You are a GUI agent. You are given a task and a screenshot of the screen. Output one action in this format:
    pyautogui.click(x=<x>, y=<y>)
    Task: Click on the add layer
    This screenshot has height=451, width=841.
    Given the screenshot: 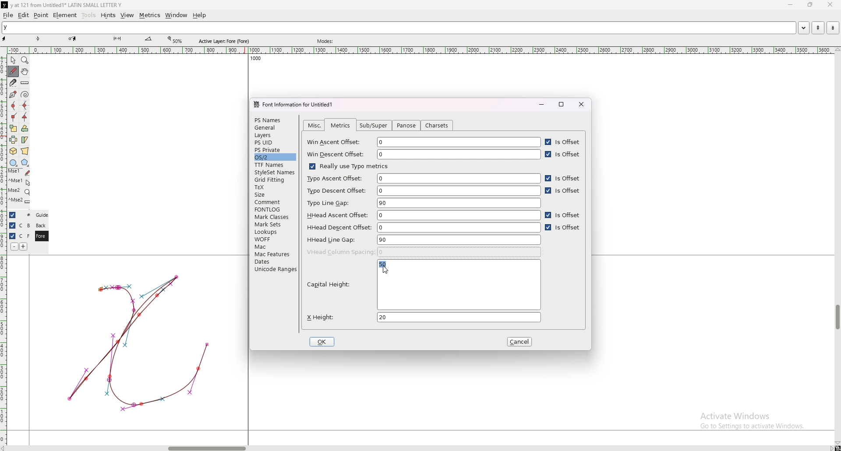 What is the action you would take?
    pyautogui.click(x=24, y=247)
    